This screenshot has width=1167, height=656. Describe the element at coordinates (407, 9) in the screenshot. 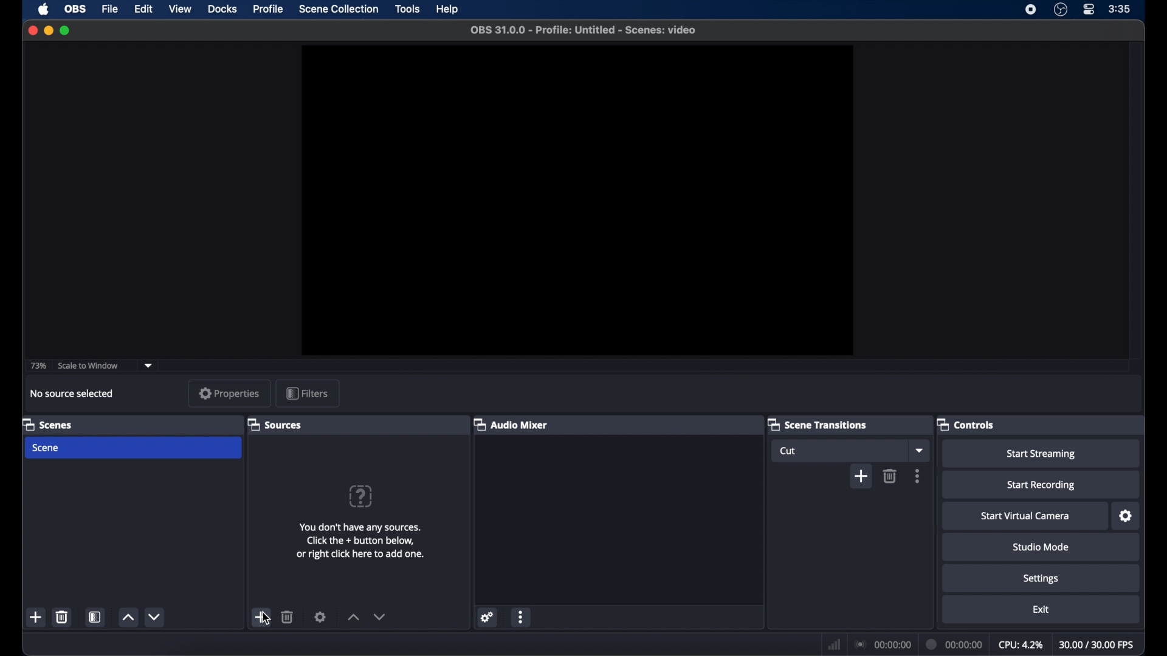

I see `tools` at that location.